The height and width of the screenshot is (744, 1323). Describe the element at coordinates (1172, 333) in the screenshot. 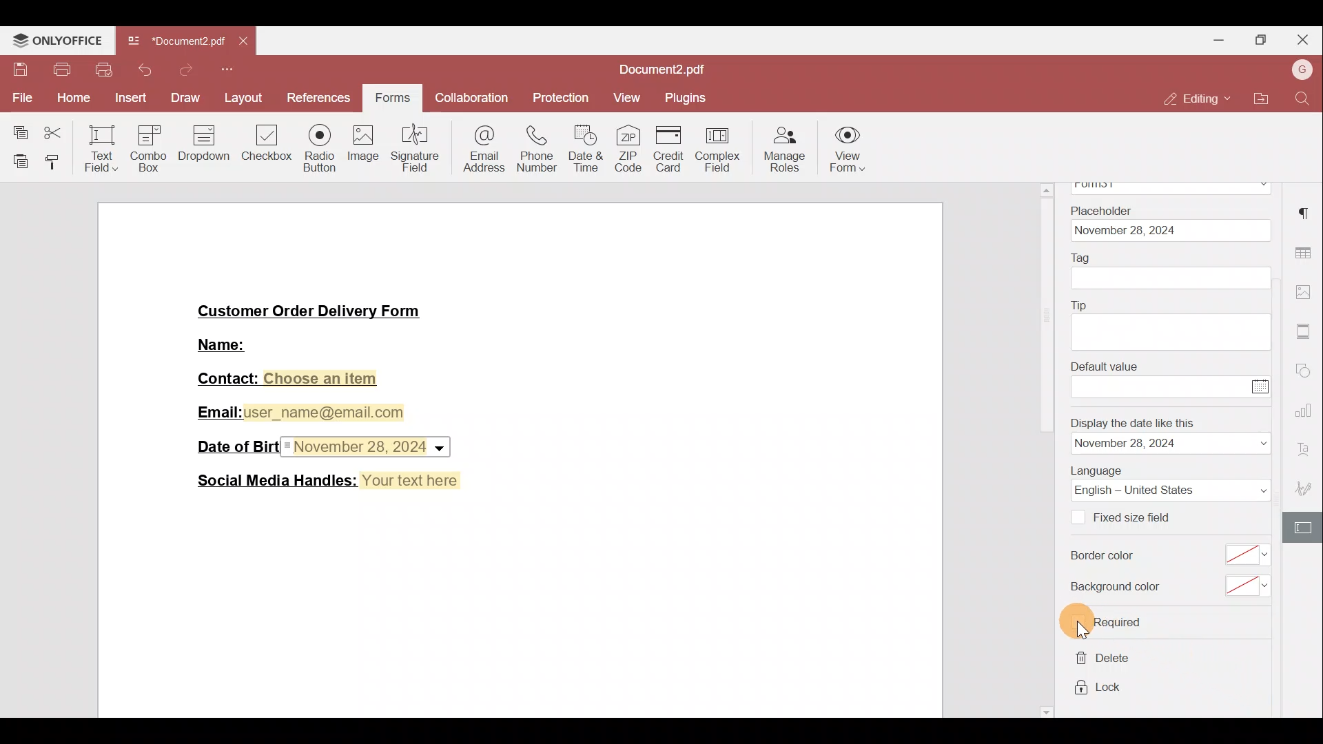

I see `tip` at that location.